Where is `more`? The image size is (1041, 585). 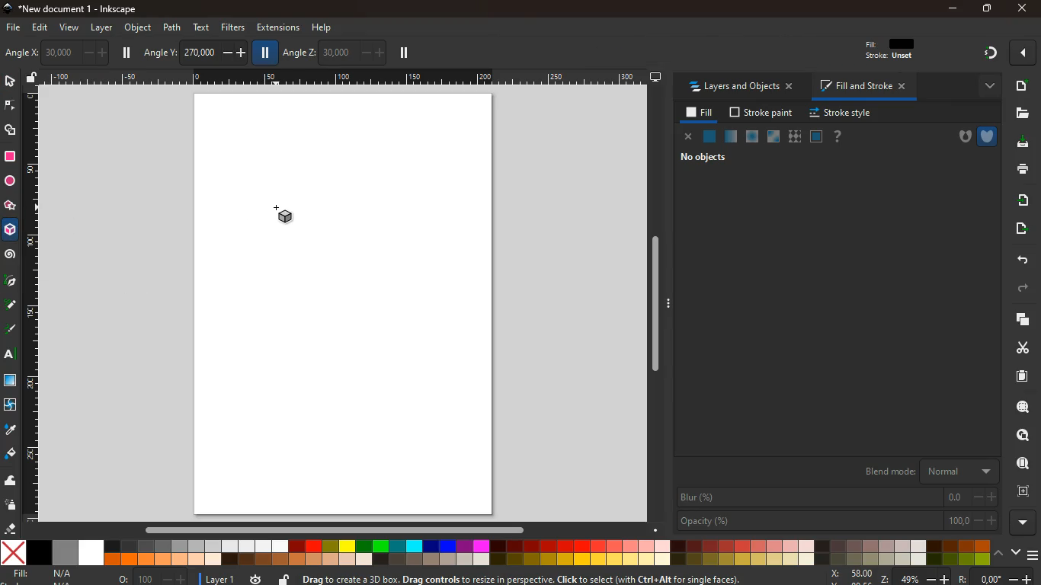 more is located at coordinates (985, 85).